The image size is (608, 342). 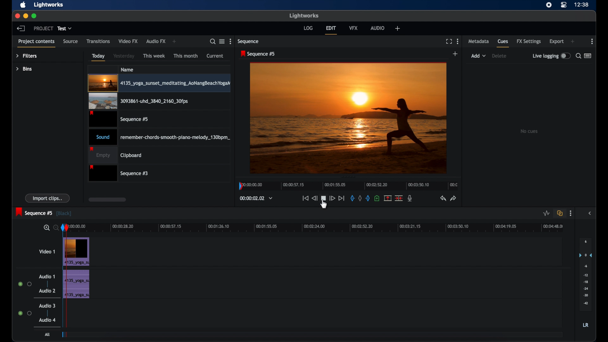 I want to click on video clip, so click(x=159, y=83).